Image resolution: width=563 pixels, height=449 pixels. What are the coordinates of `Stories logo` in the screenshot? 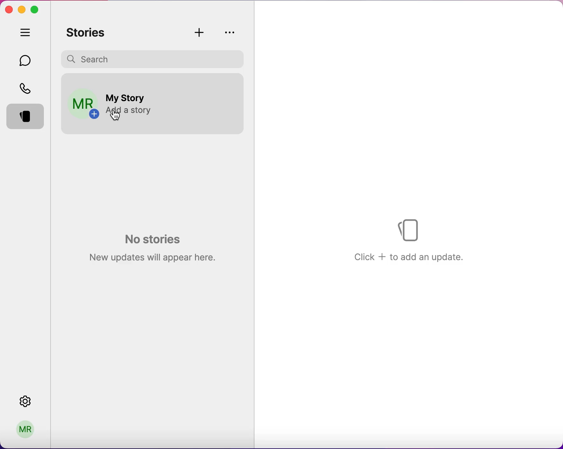 It's located at (411, 229).